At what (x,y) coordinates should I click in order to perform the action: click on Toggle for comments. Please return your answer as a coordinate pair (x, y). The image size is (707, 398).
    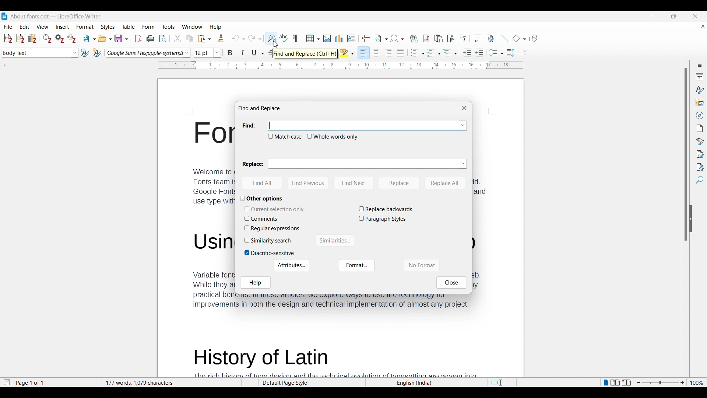
    Looking at the image, I should click on (264, 219).